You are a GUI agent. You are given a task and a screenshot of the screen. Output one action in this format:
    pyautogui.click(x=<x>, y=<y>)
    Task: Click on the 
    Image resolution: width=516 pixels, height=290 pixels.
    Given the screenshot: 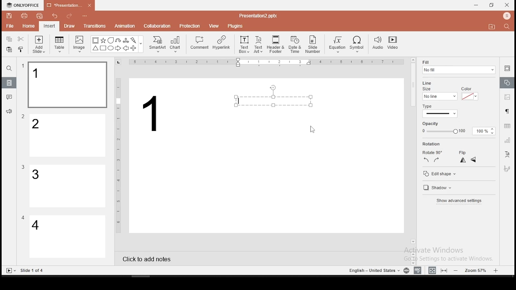 What is the action you would take?
    pyautogui.click(x=33, y=271)
    